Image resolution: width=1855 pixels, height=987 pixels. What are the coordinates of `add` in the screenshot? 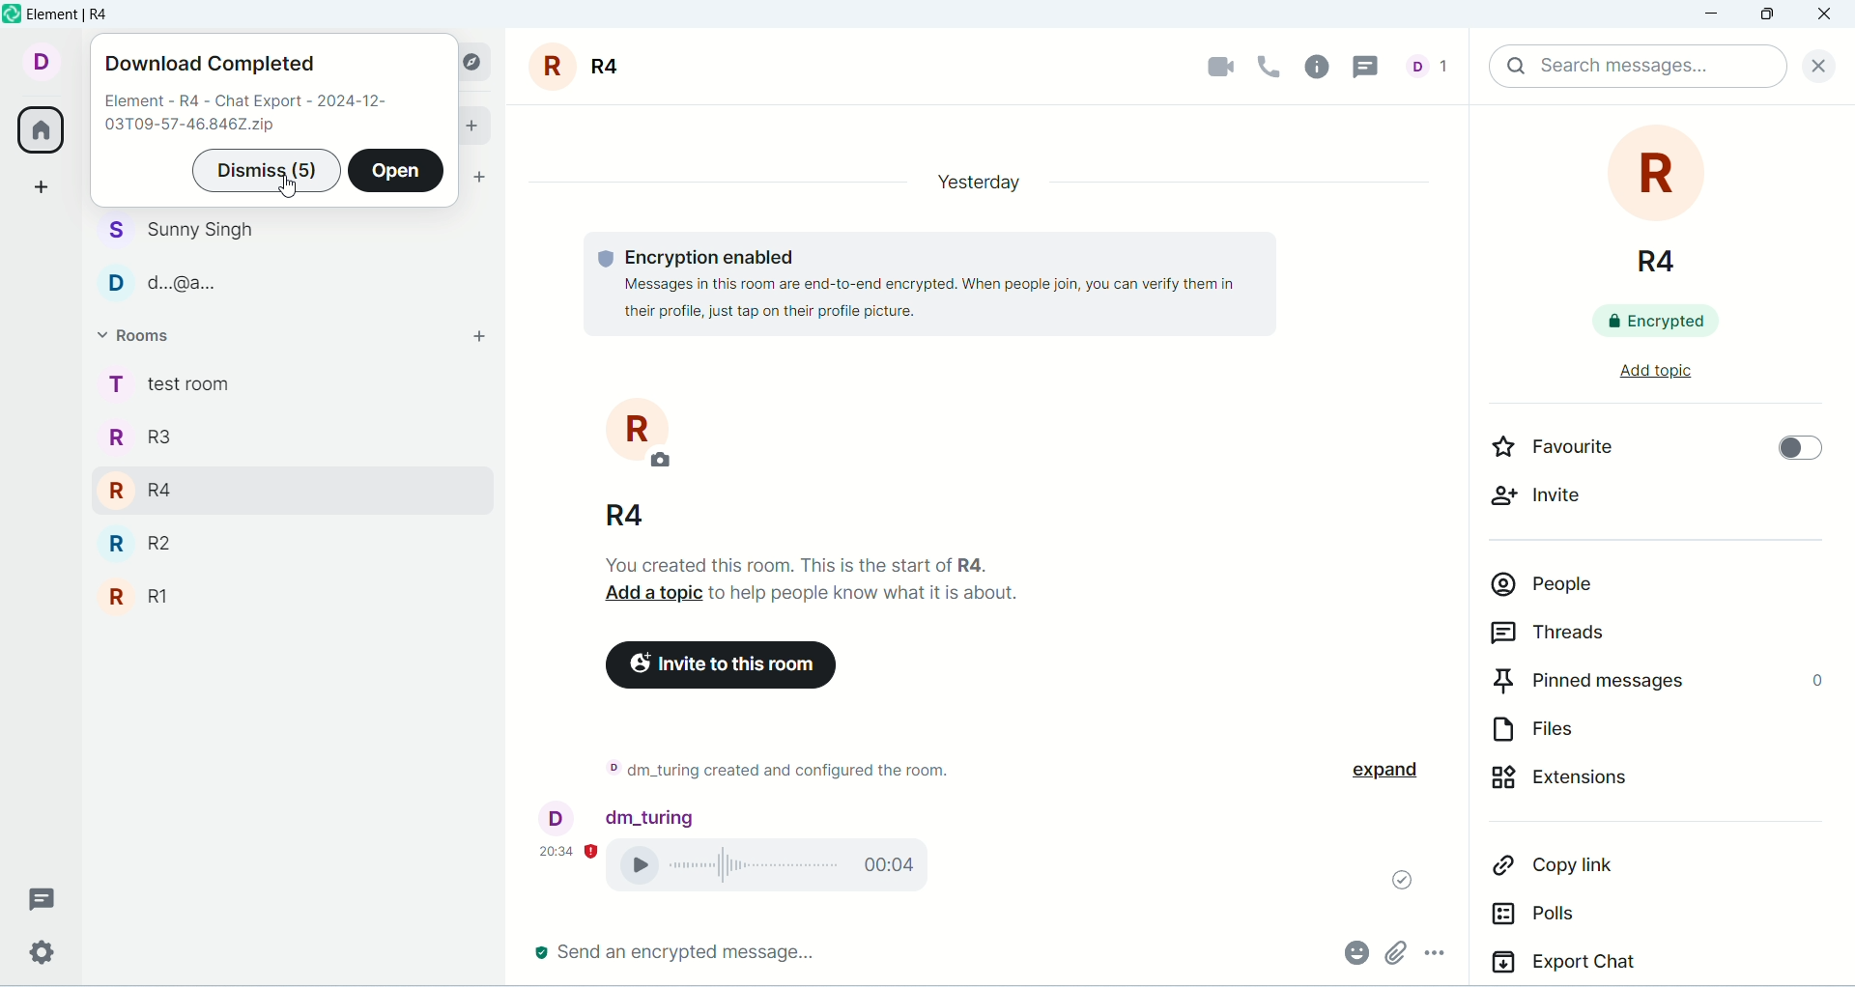 It's located at (474, 123).